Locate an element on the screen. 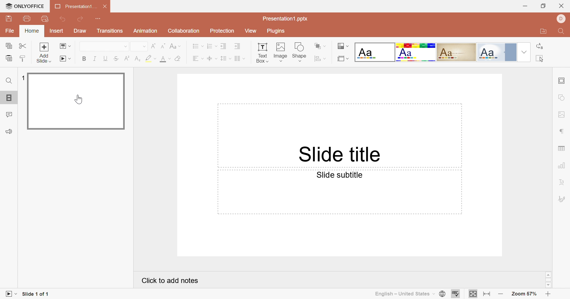 The height and width of the screenshot is (299, 570). Increment font size is located at coordinates (152, 45).